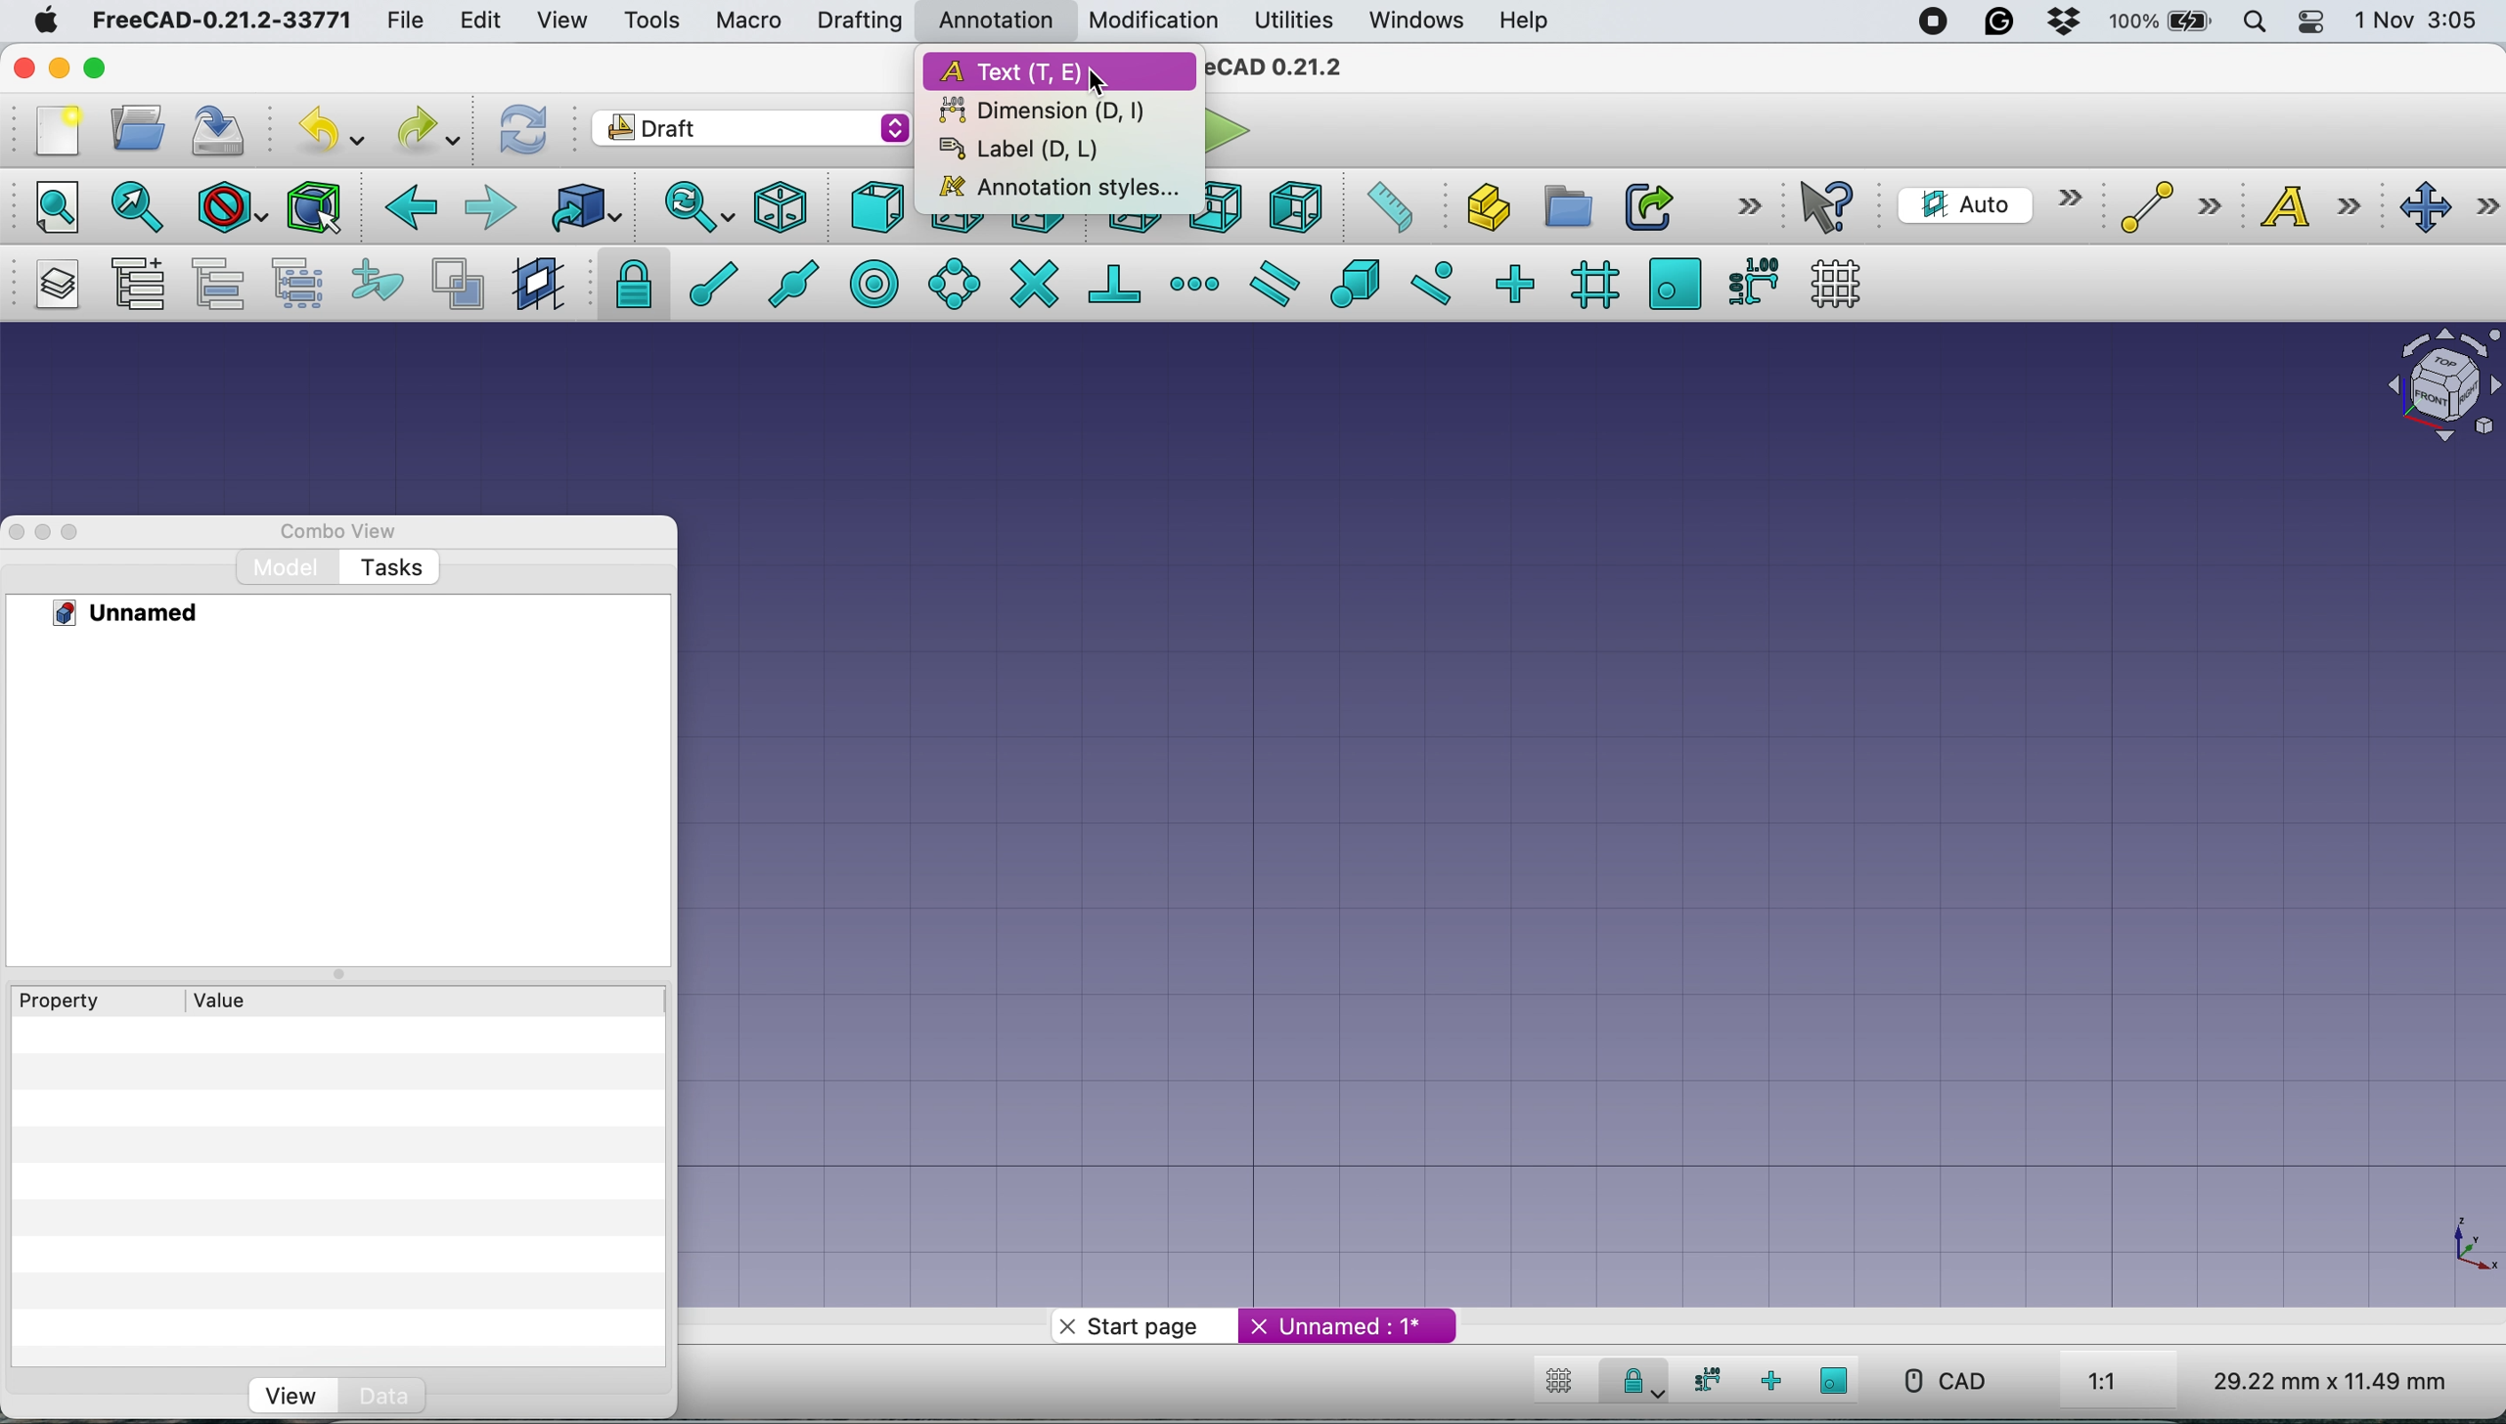  What do you see at coordinates (1429, 285) in the screenshot?
I see `snap near` at bounding box center [1429, 285].